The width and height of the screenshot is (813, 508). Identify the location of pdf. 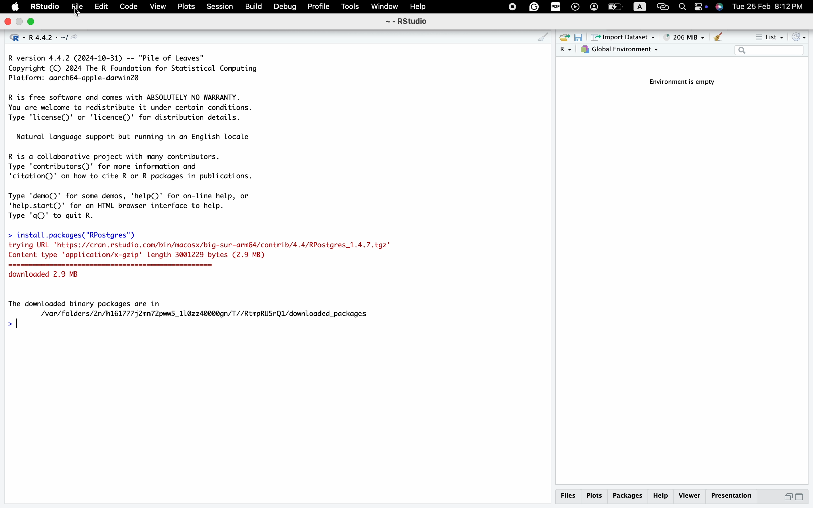
(554, 8).